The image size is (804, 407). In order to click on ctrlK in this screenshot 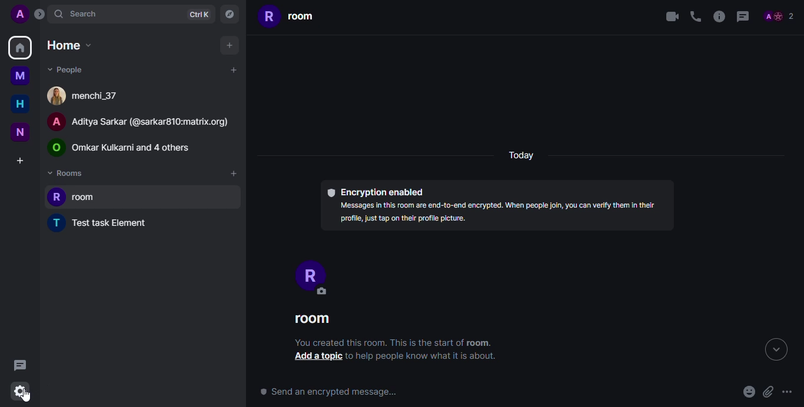, I will do `click(199, 14)`.